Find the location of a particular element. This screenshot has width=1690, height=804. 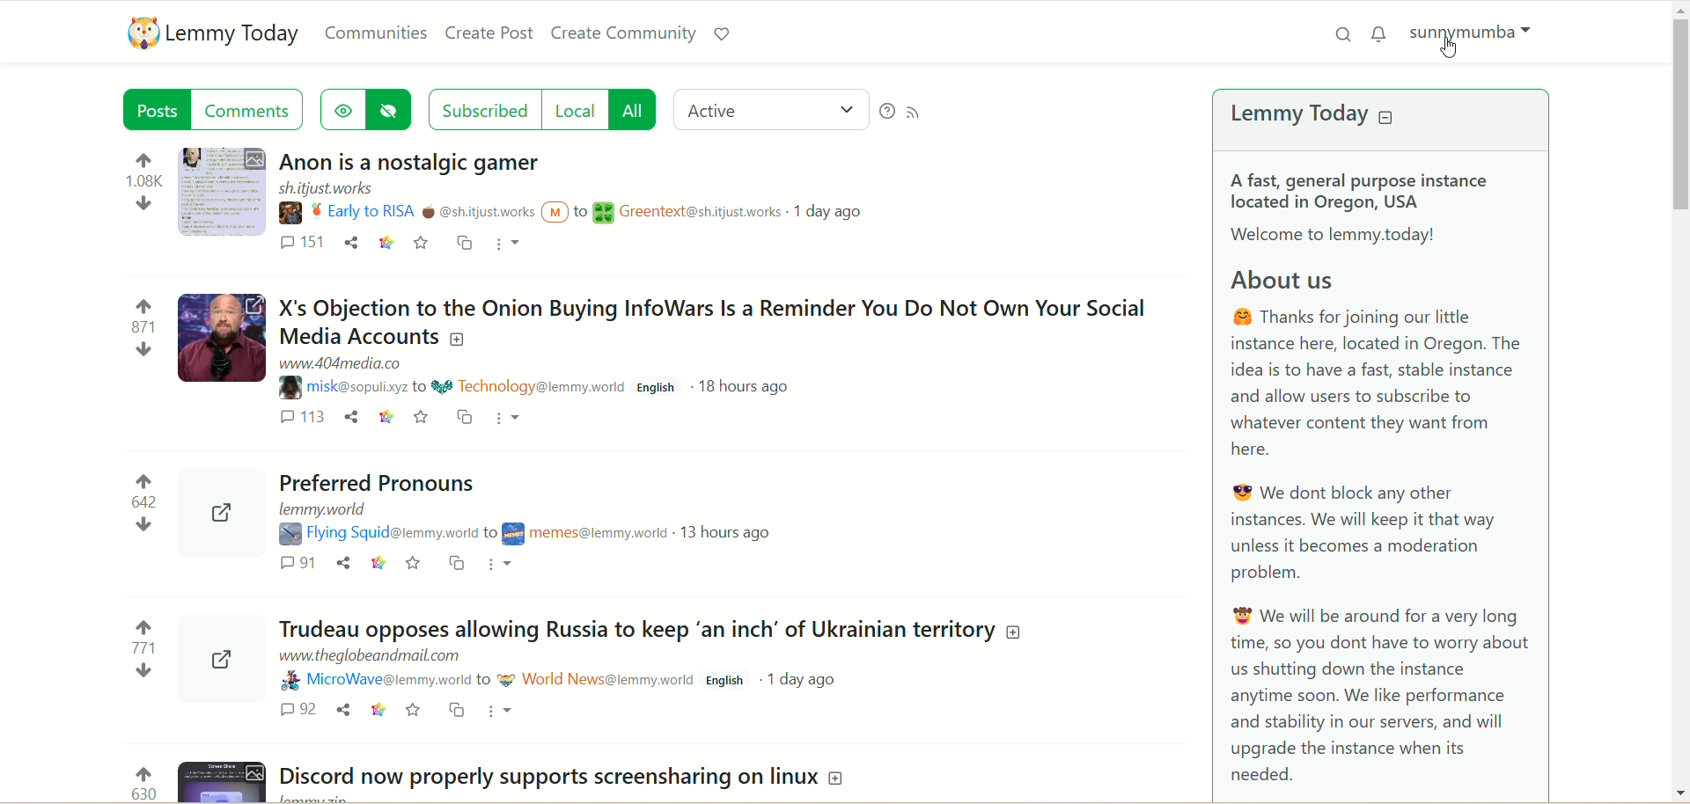

Votes is located at coordinates (140, 336).